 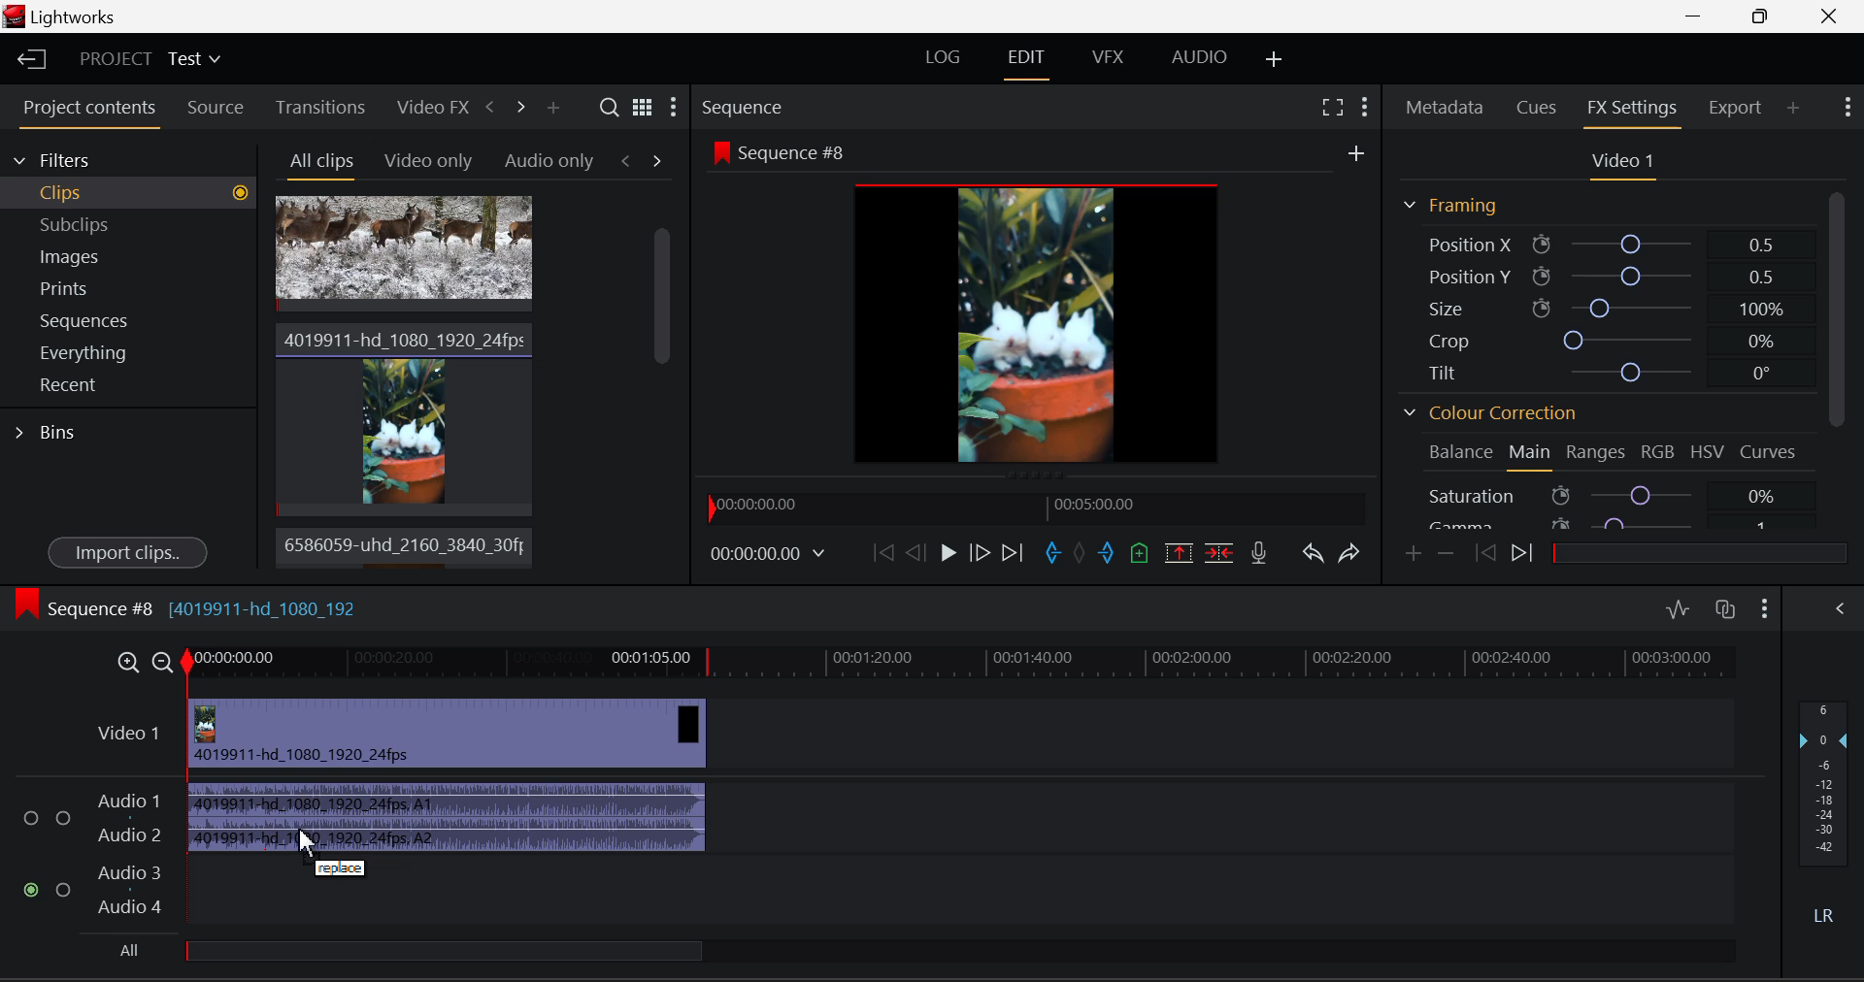 I want to click on replace, so click(x=344, y=869).